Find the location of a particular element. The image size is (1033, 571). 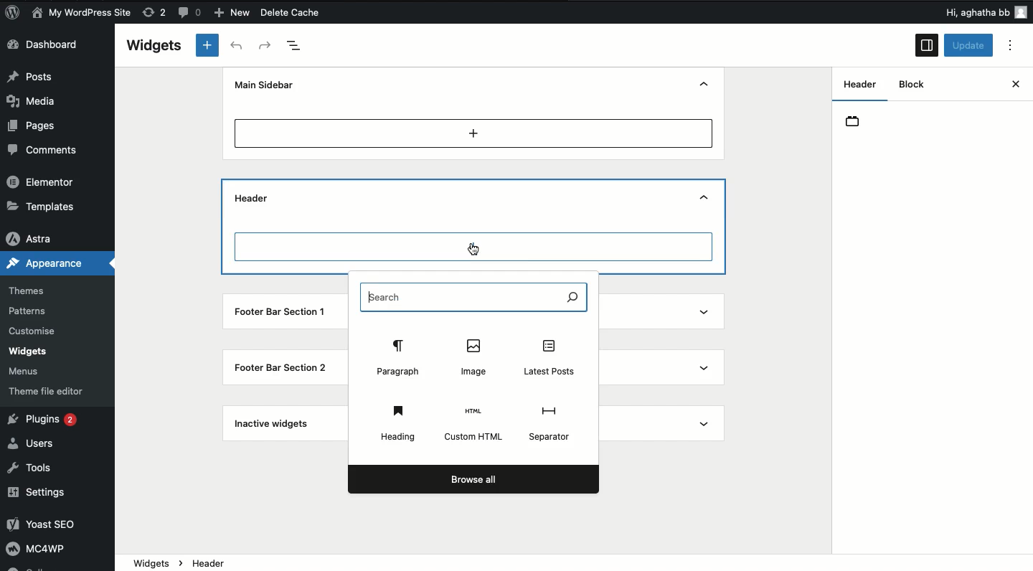

Close is located at coordinates (1001, 86).